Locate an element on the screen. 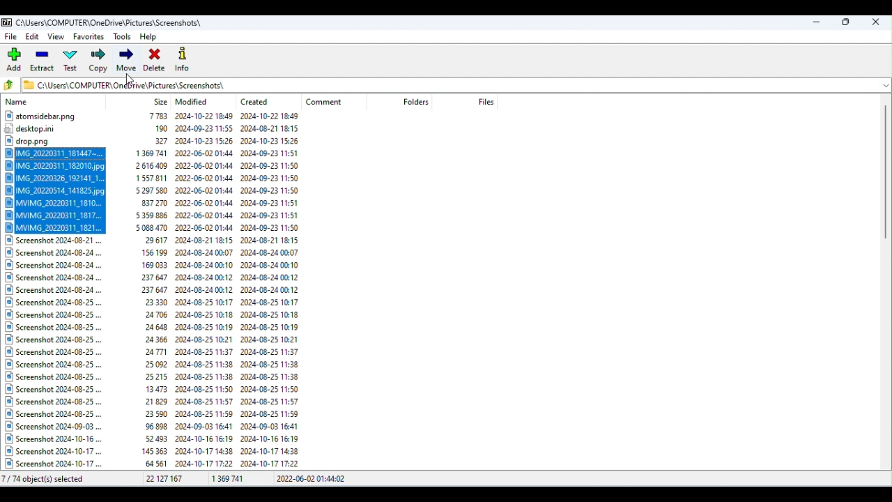 This screenshot has height=502, width=892. Files is located at coordinates (486, 101).